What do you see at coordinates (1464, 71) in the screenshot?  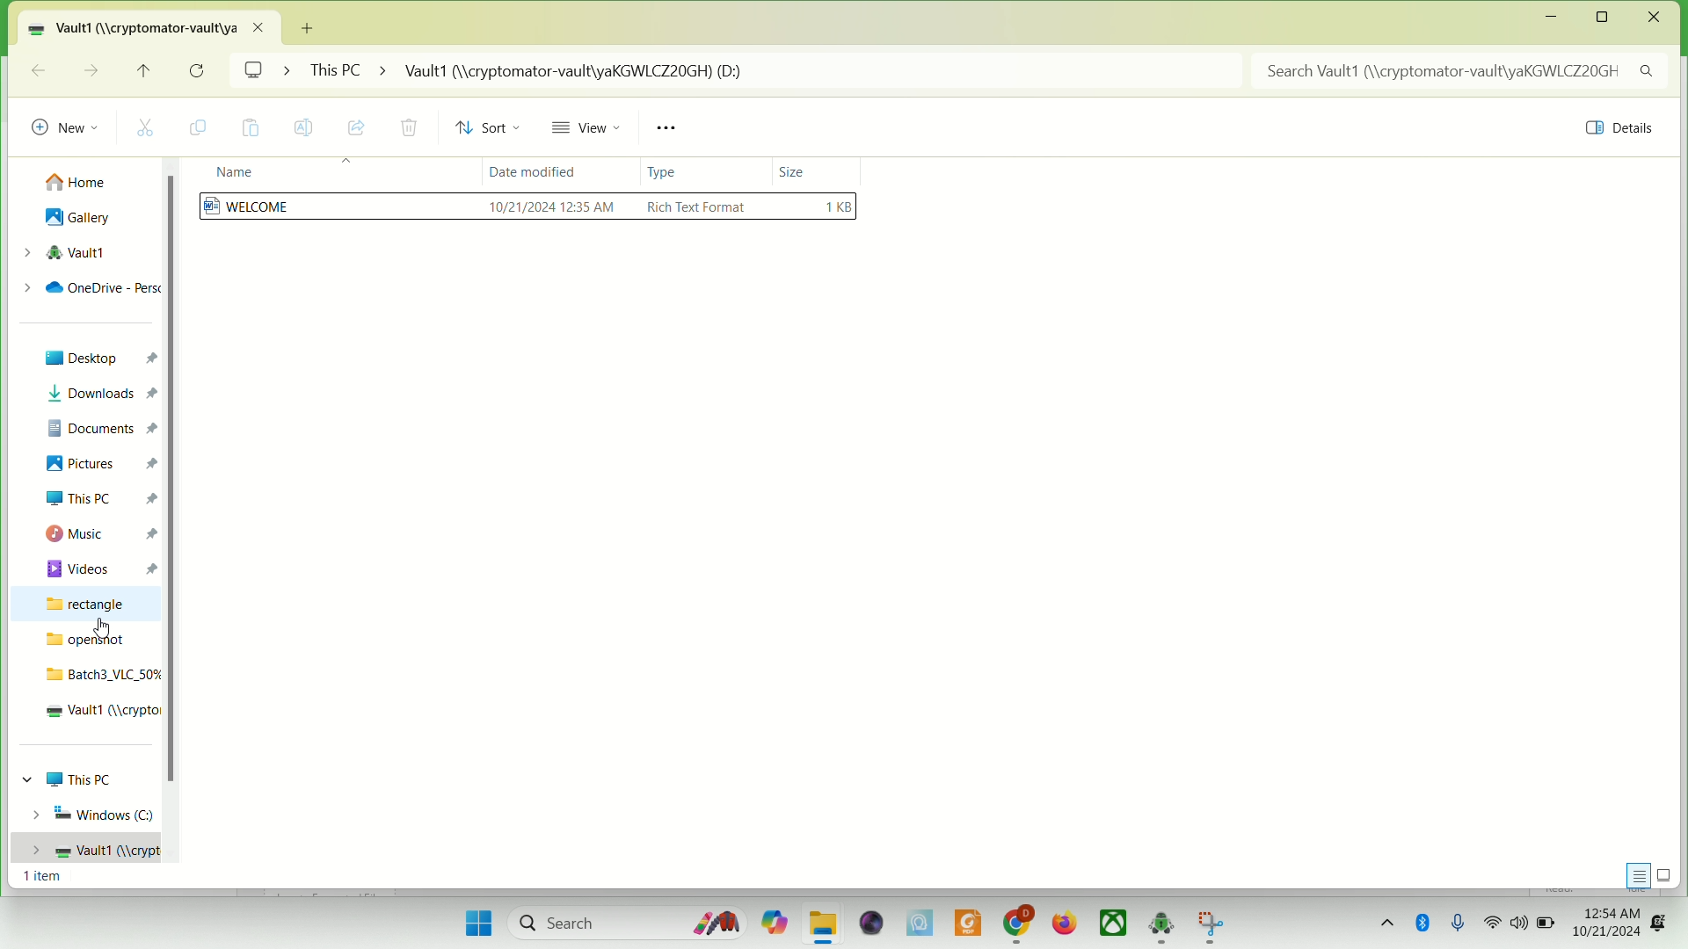 I see `search Vault1 (//cryptomator-vault/)` at bounding box center [1464, 71].